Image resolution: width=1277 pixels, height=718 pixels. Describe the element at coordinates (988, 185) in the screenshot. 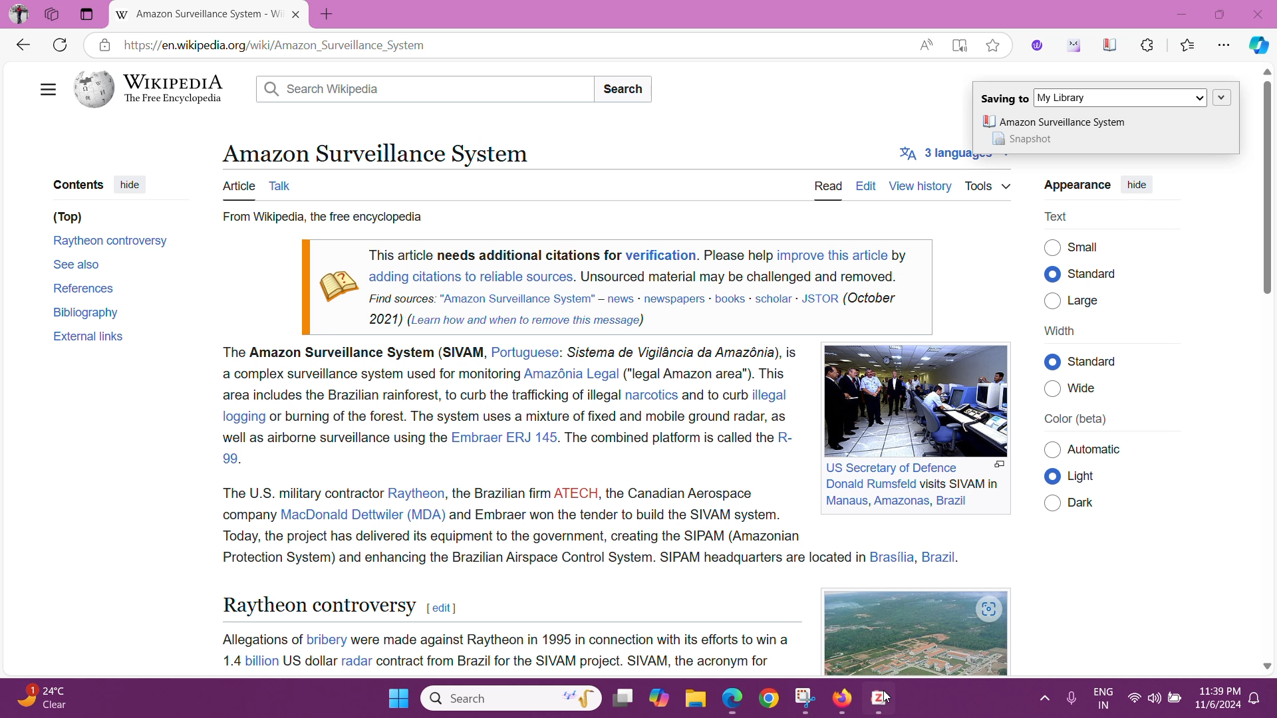

I see `Tools v` at that location.